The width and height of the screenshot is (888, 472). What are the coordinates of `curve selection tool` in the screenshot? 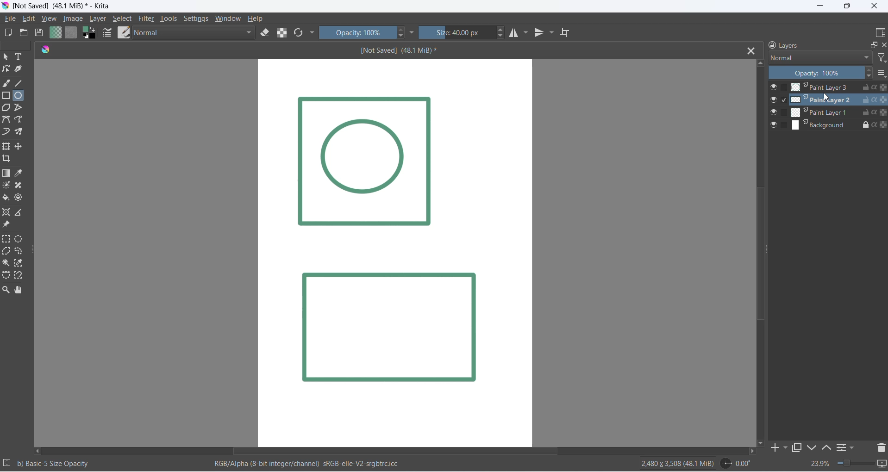 It's located at (21, 252).